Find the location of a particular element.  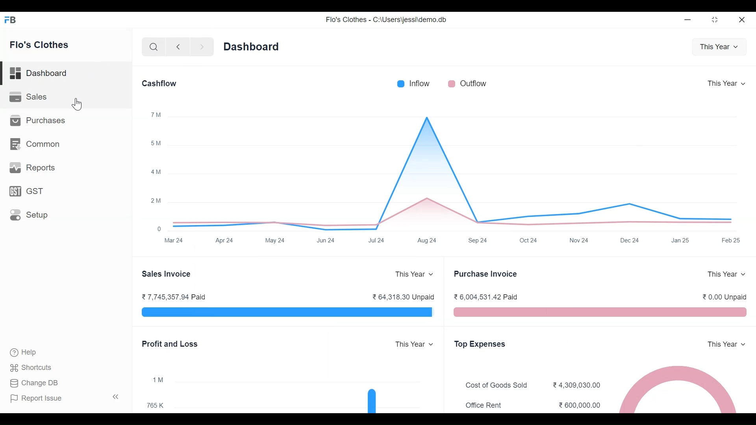

0.00 Unpaid is located at coordinates (723, 297).